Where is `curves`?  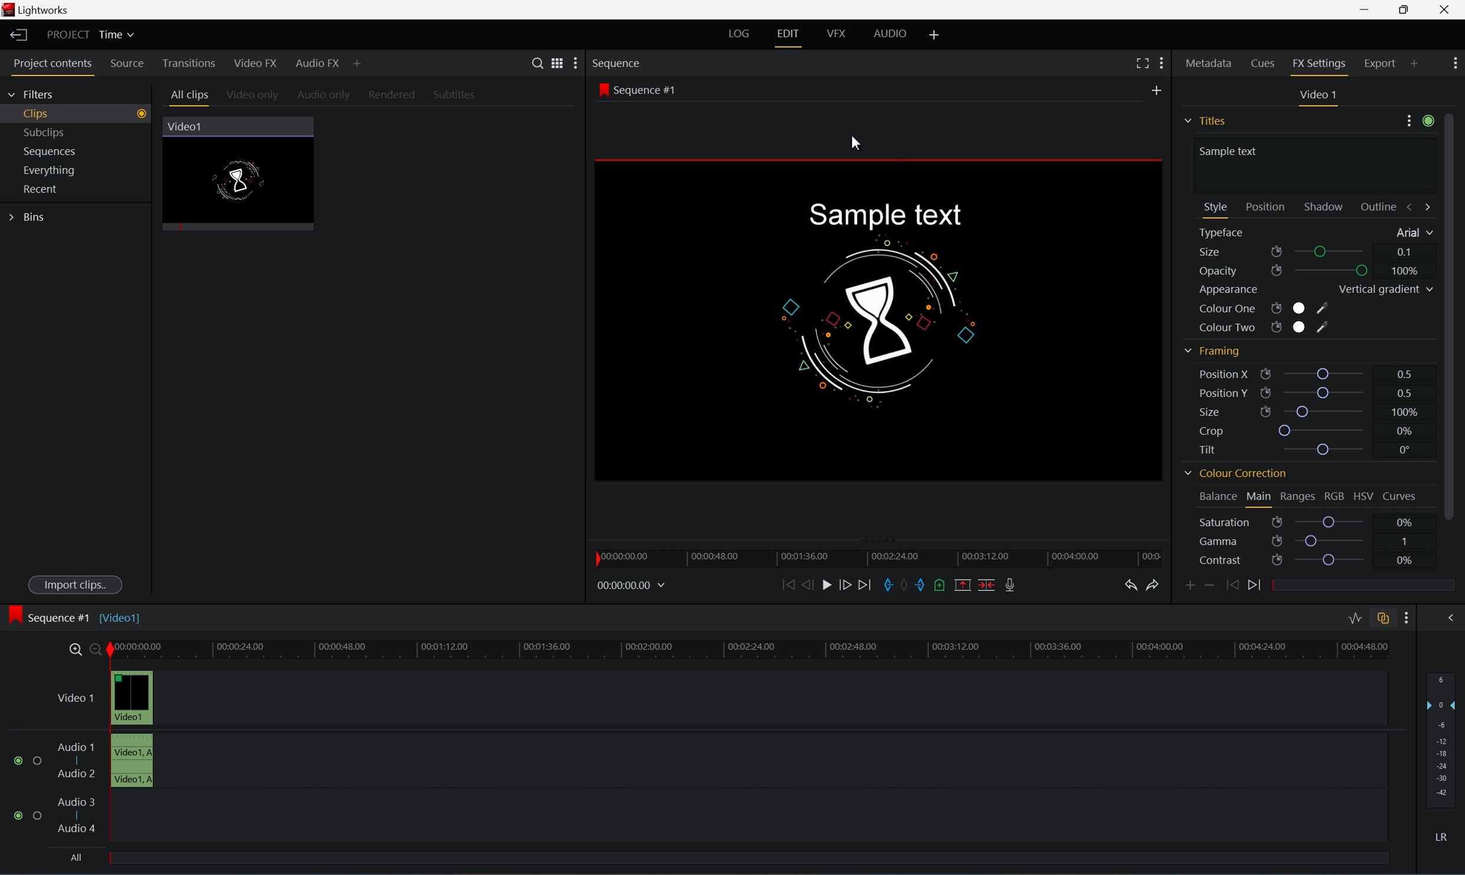 curves is located at coordinates (1400, 497).